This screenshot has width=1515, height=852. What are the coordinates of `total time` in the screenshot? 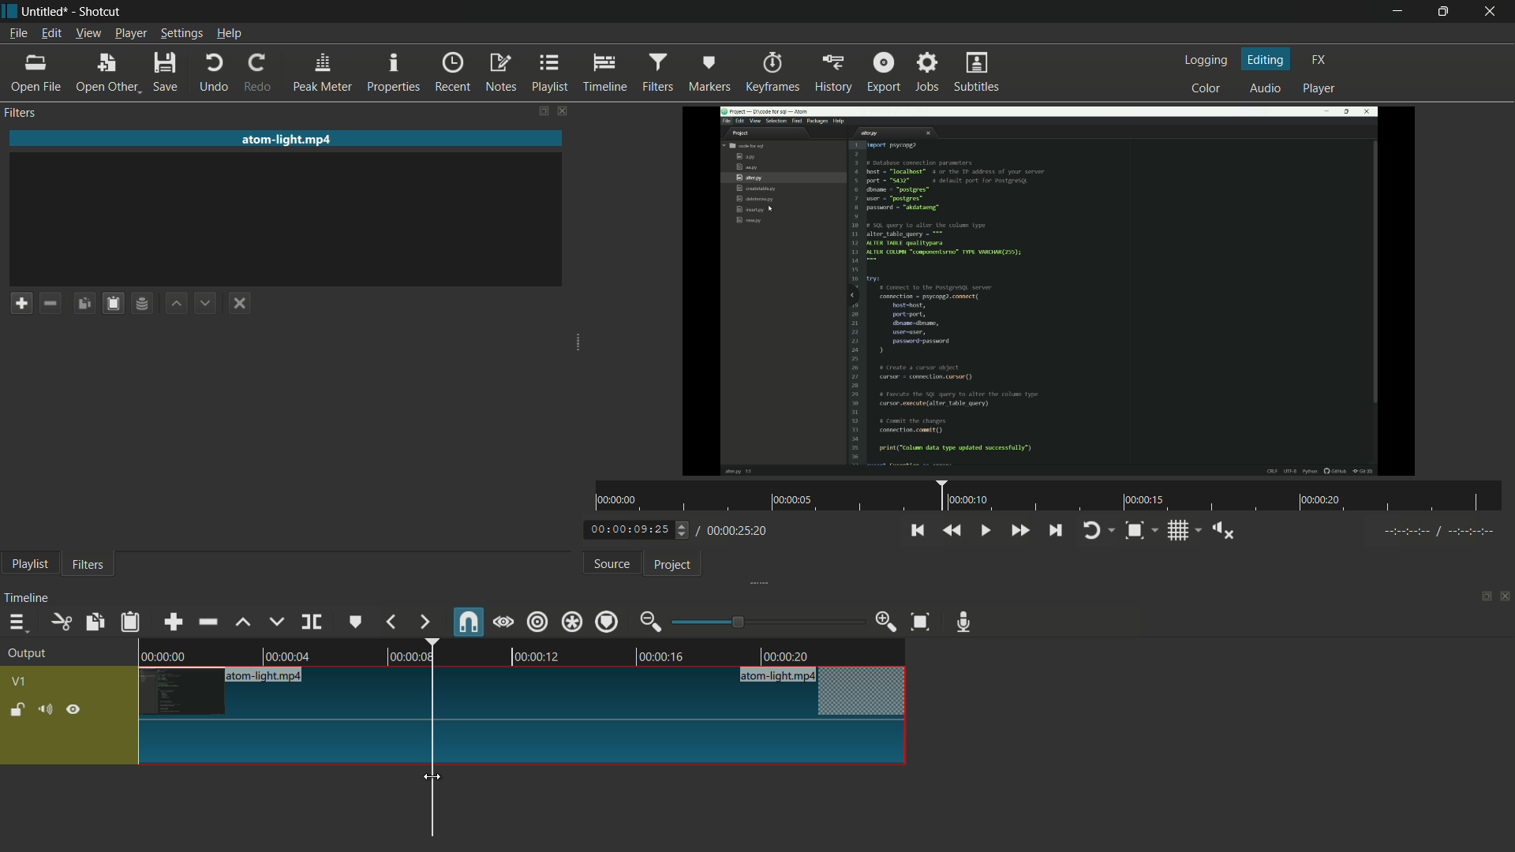 It's located at (735, 531).